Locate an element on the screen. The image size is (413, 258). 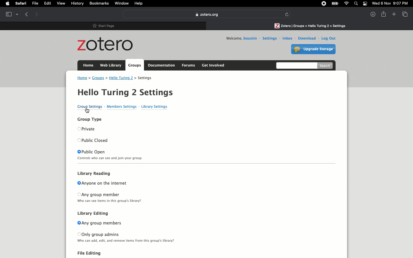
Inbox is located at coordinates (288, 38).